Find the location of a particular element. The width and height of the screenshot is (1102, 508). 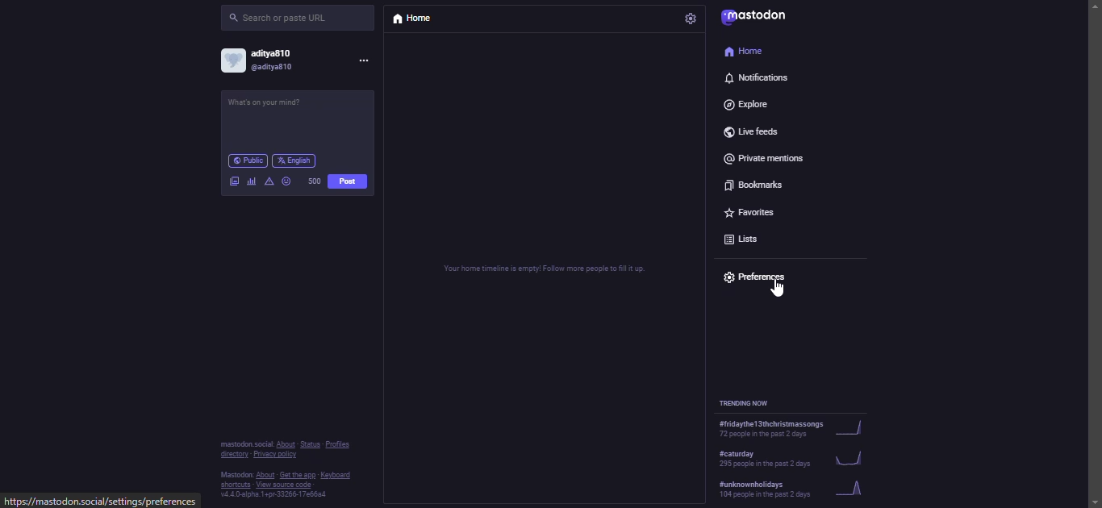

scroll bar is located at coordinates (1096, 238).